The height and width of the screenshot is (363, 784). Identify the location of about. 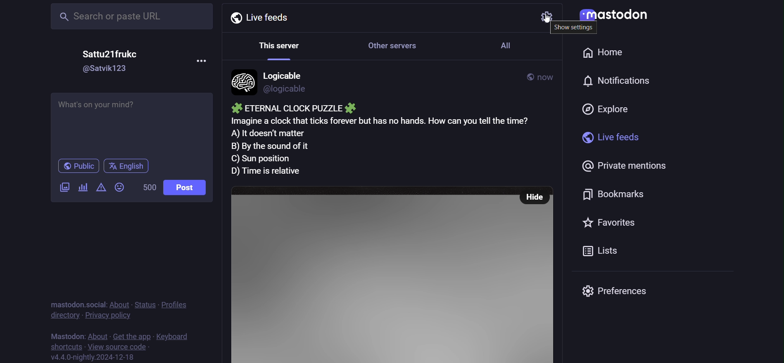
(119, 305).